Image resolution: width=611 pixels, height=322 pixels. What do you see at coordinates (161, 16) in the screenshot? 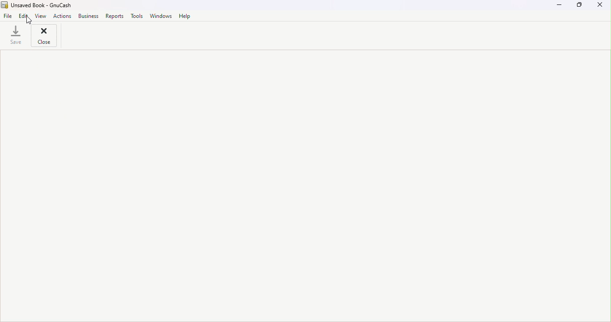
I see `Window` at bounding box center [161, 16].